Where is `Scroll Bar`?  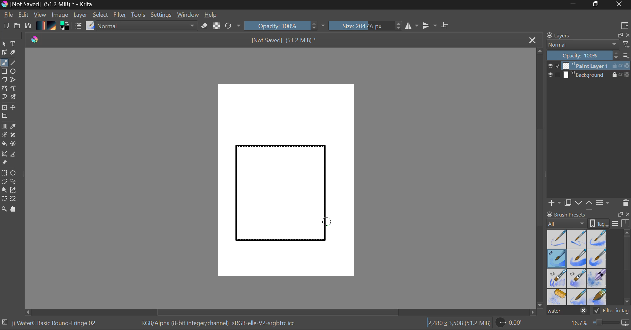 Scroll Bar is located at coordinates (540, 179).